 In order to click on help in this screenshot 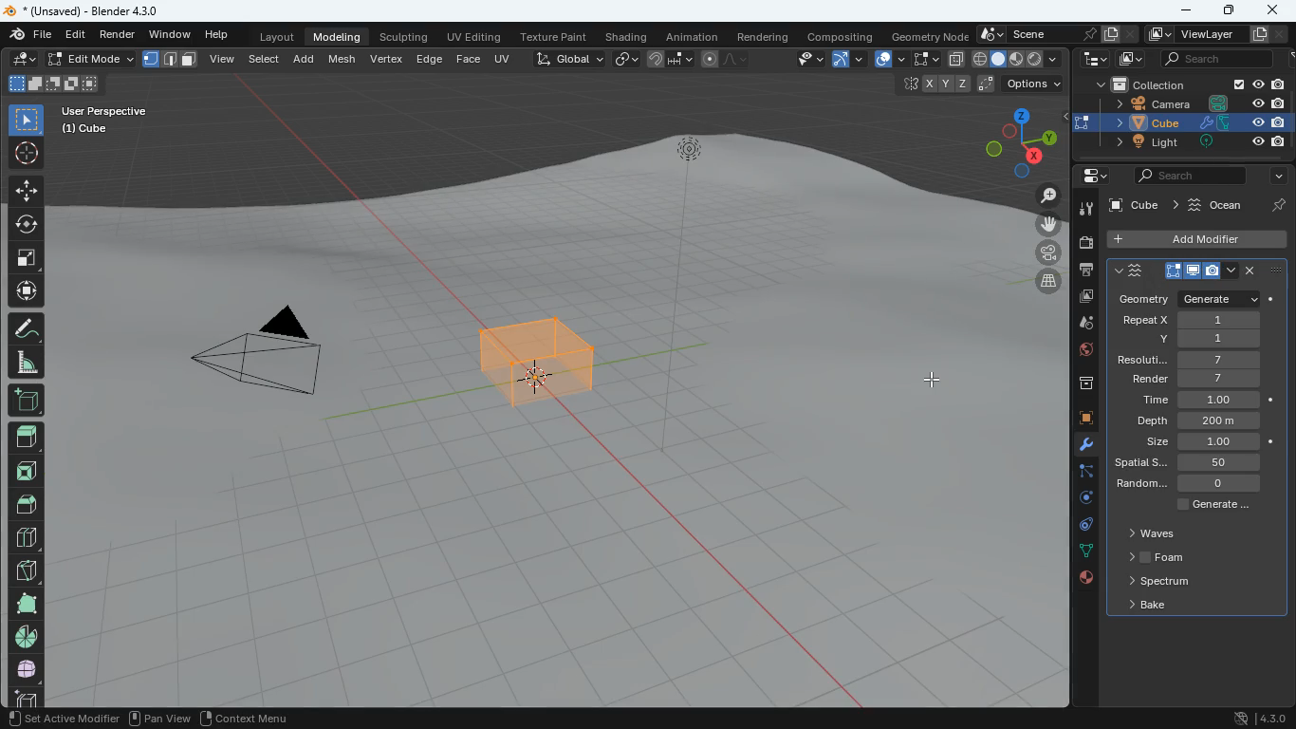, I will do `click(219, 31)`.